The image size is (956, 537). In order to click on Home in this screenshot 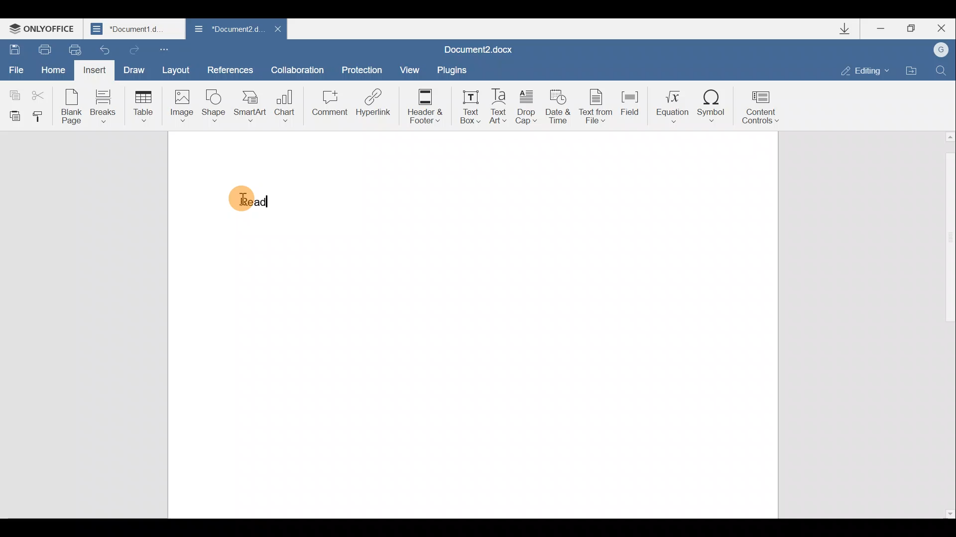, I will do `click(51, 68)`.